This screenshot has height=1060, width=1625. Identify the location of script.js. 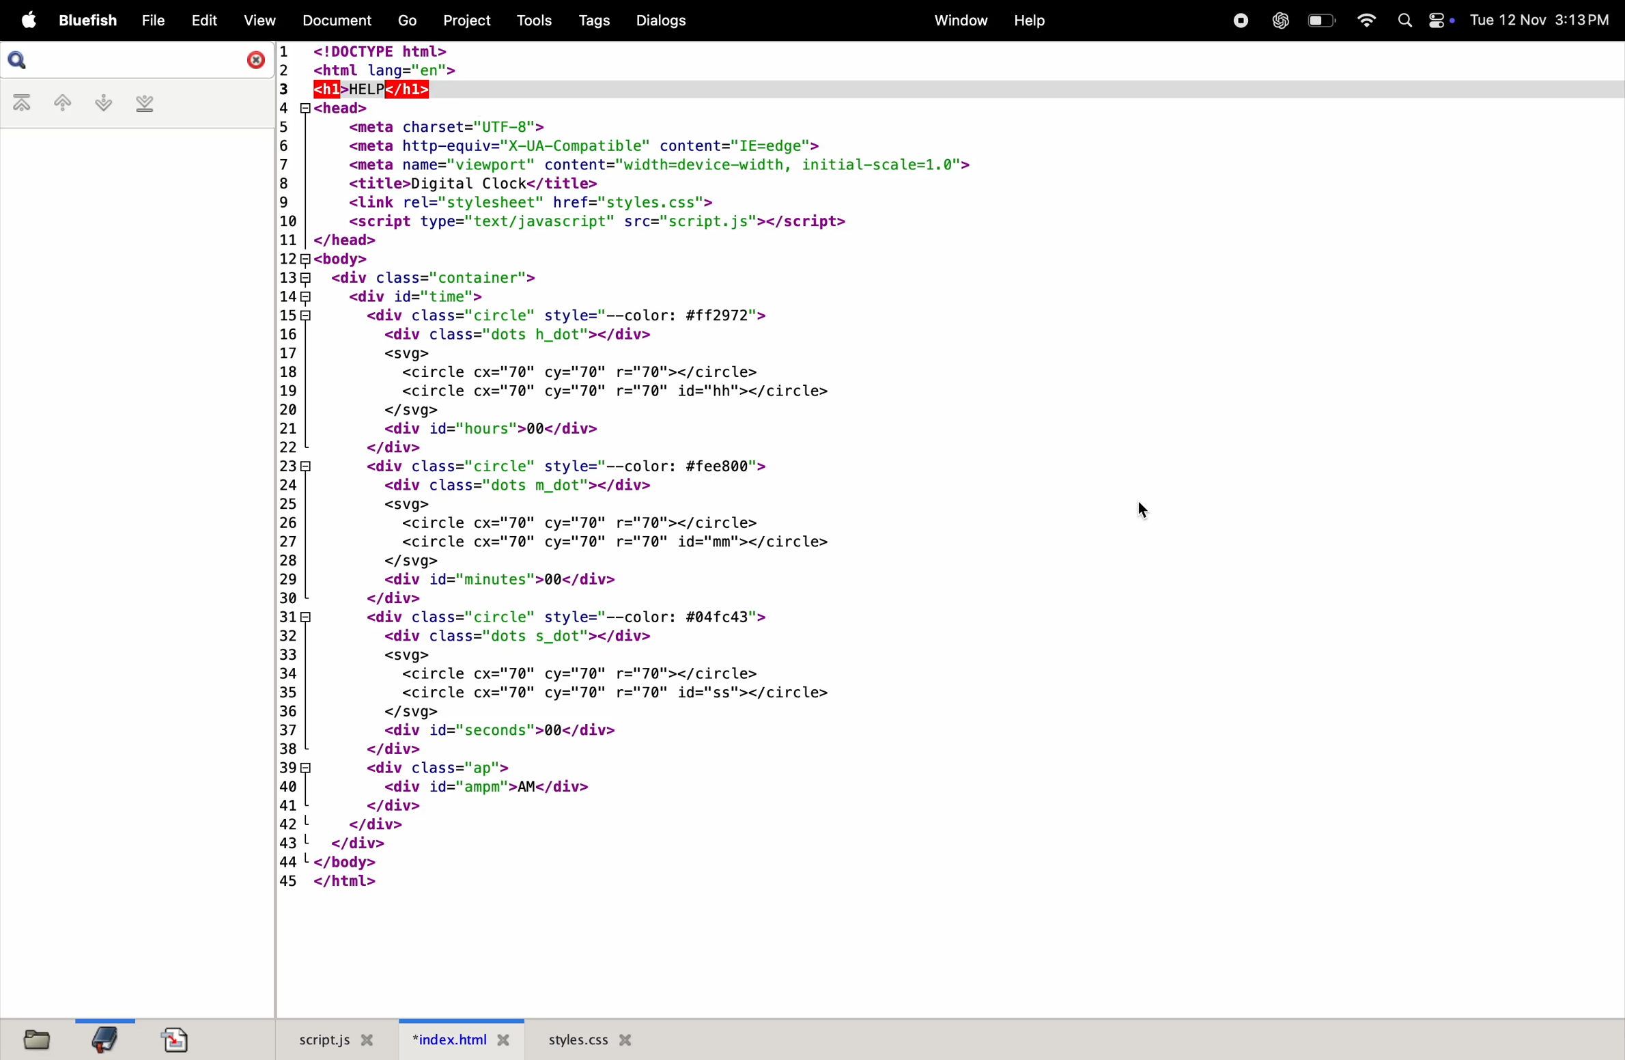
(328, 1040).